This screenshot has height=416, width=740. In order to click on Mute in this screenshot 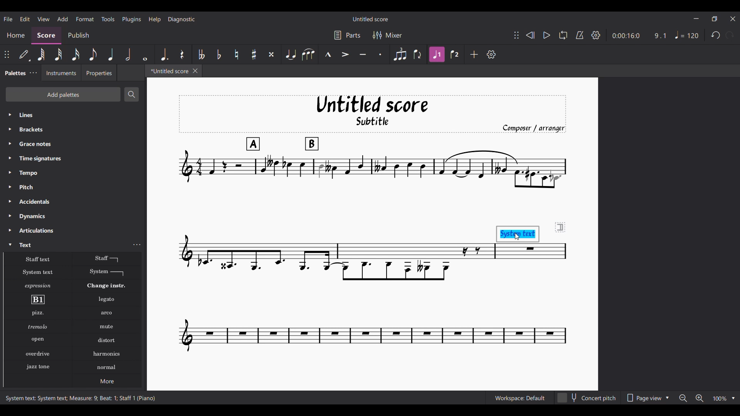, I will do `click(107, 327)`.